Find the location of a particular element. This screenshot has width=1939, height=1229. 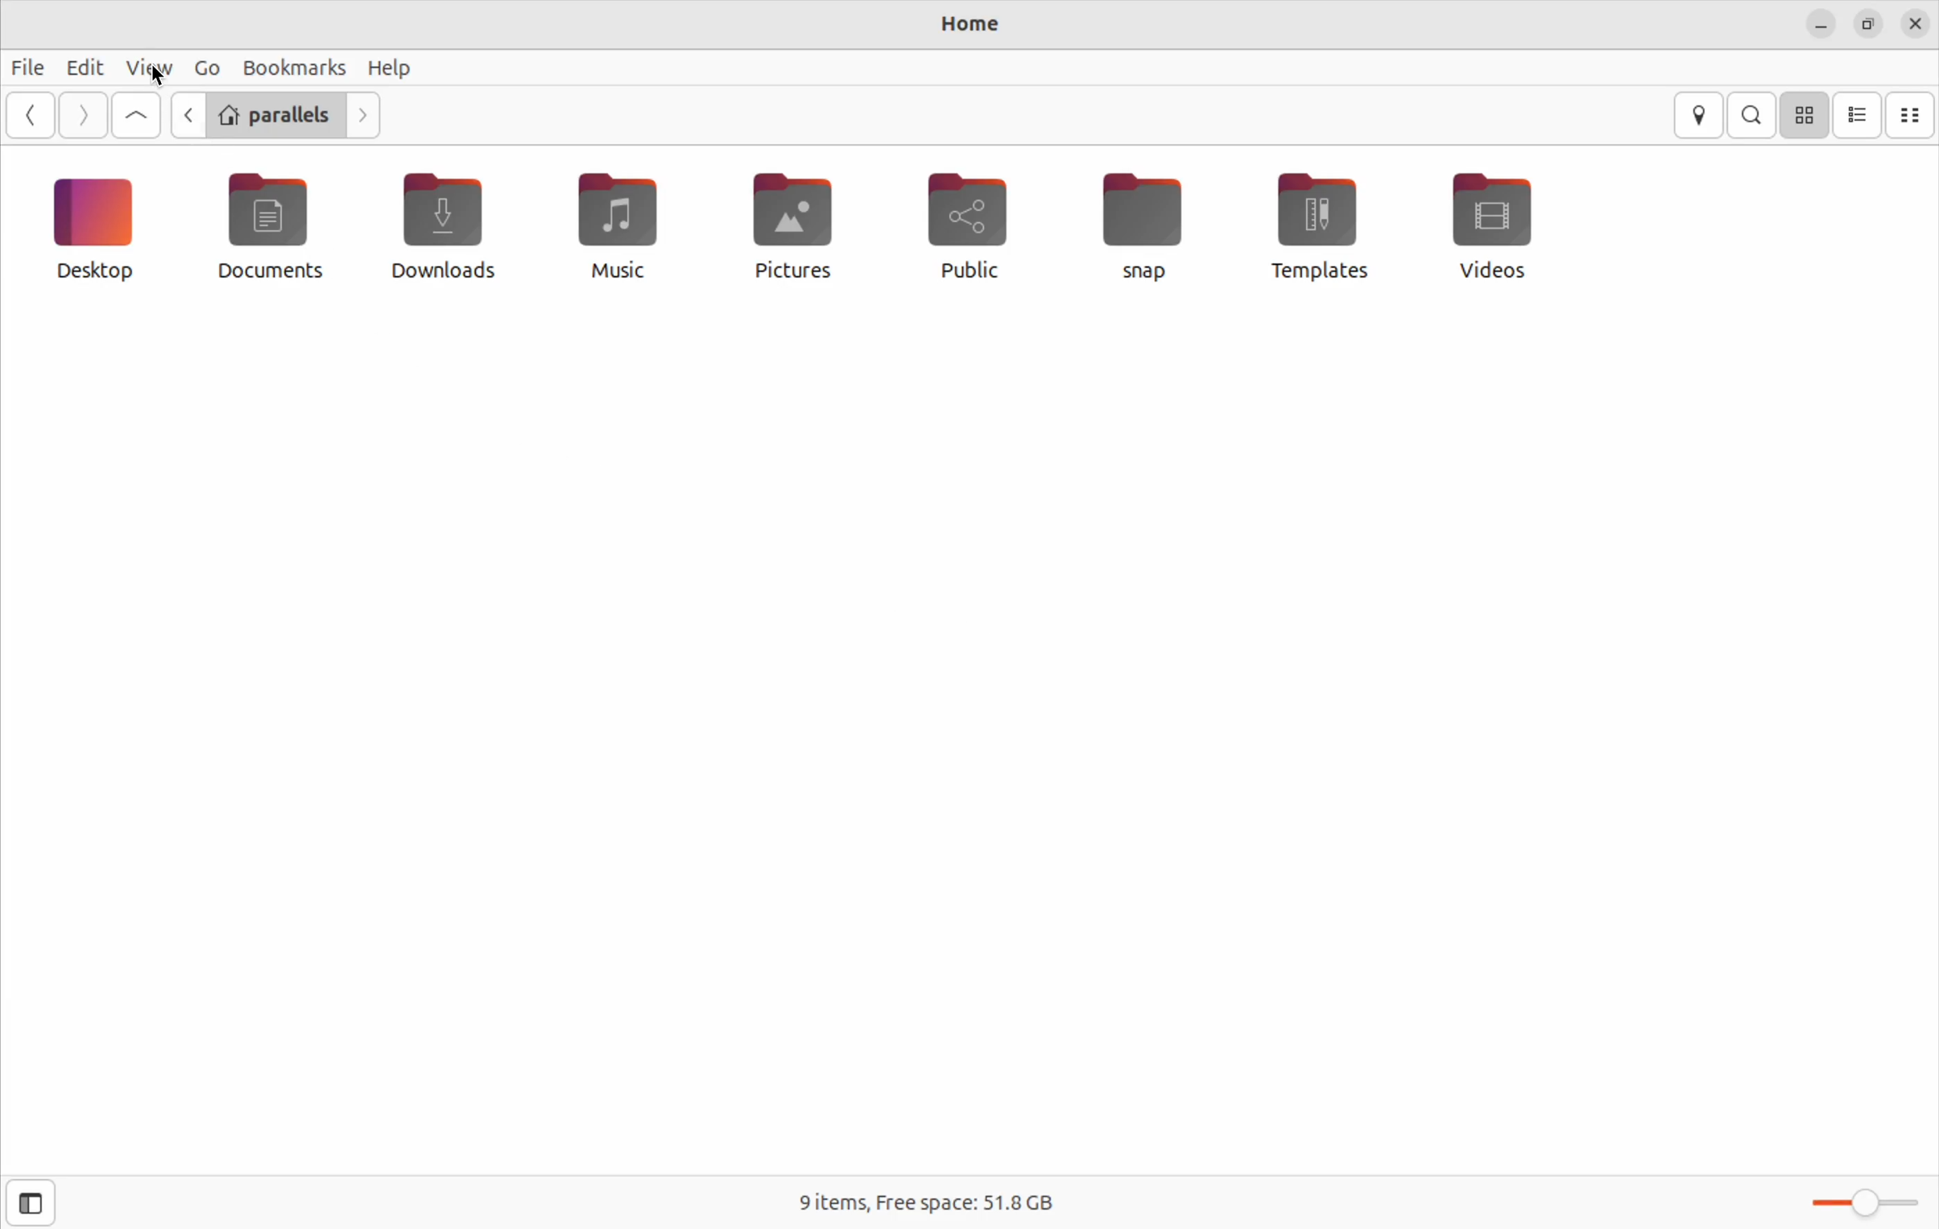

snap files is located at coordinates (1153, 225).